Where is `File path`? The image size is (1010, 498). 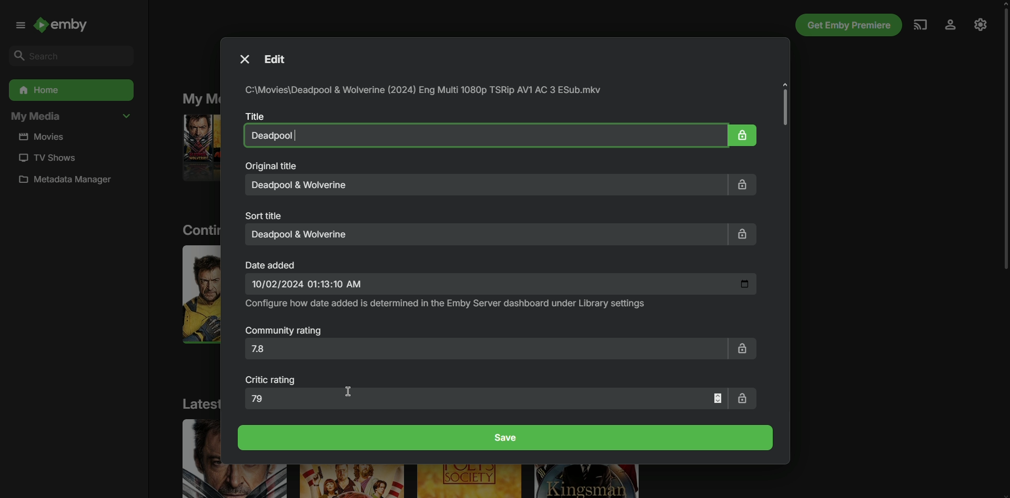
File path is located at coordinates (427, 91).